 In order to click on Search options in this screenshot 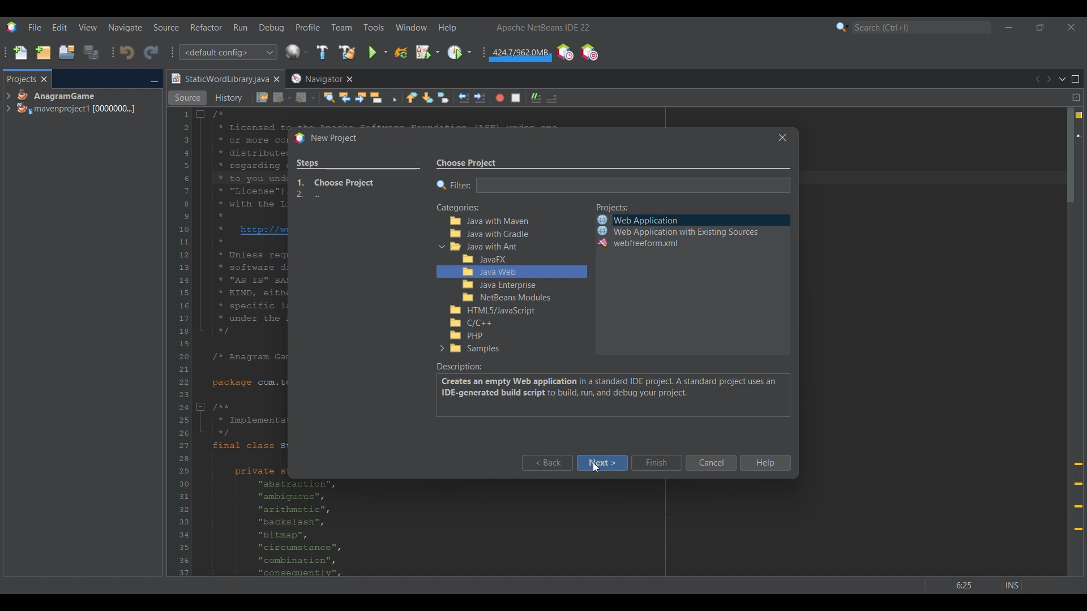, I will do `click(842, 27)`.